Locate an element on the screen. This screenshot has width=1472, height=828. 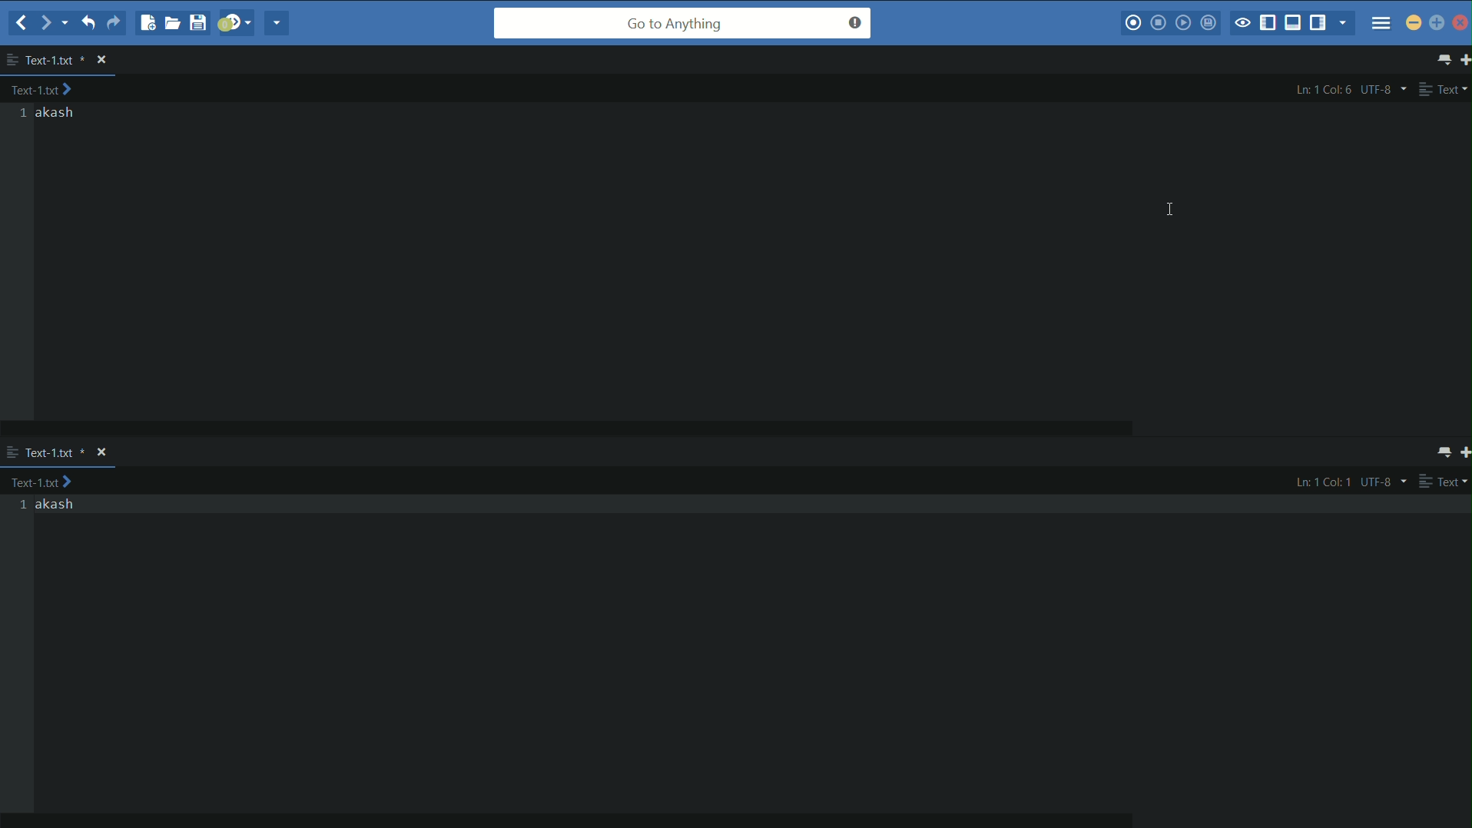
line number is located at coordinates (22, 505).